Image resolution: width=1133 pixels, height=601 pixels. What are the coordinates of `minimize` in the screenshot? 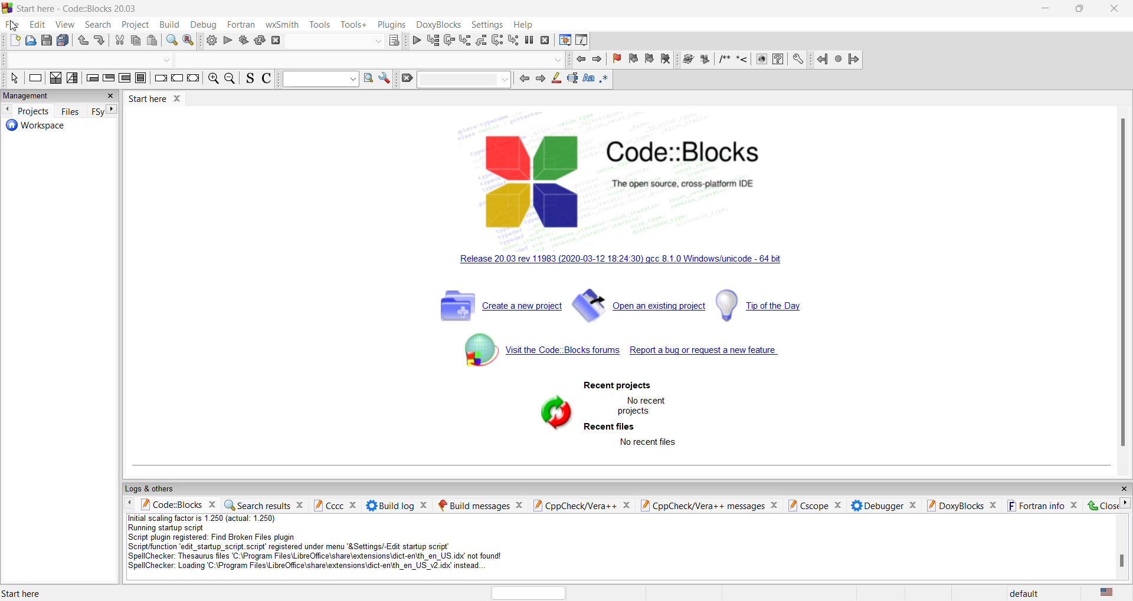 It's located at (1047, 9).